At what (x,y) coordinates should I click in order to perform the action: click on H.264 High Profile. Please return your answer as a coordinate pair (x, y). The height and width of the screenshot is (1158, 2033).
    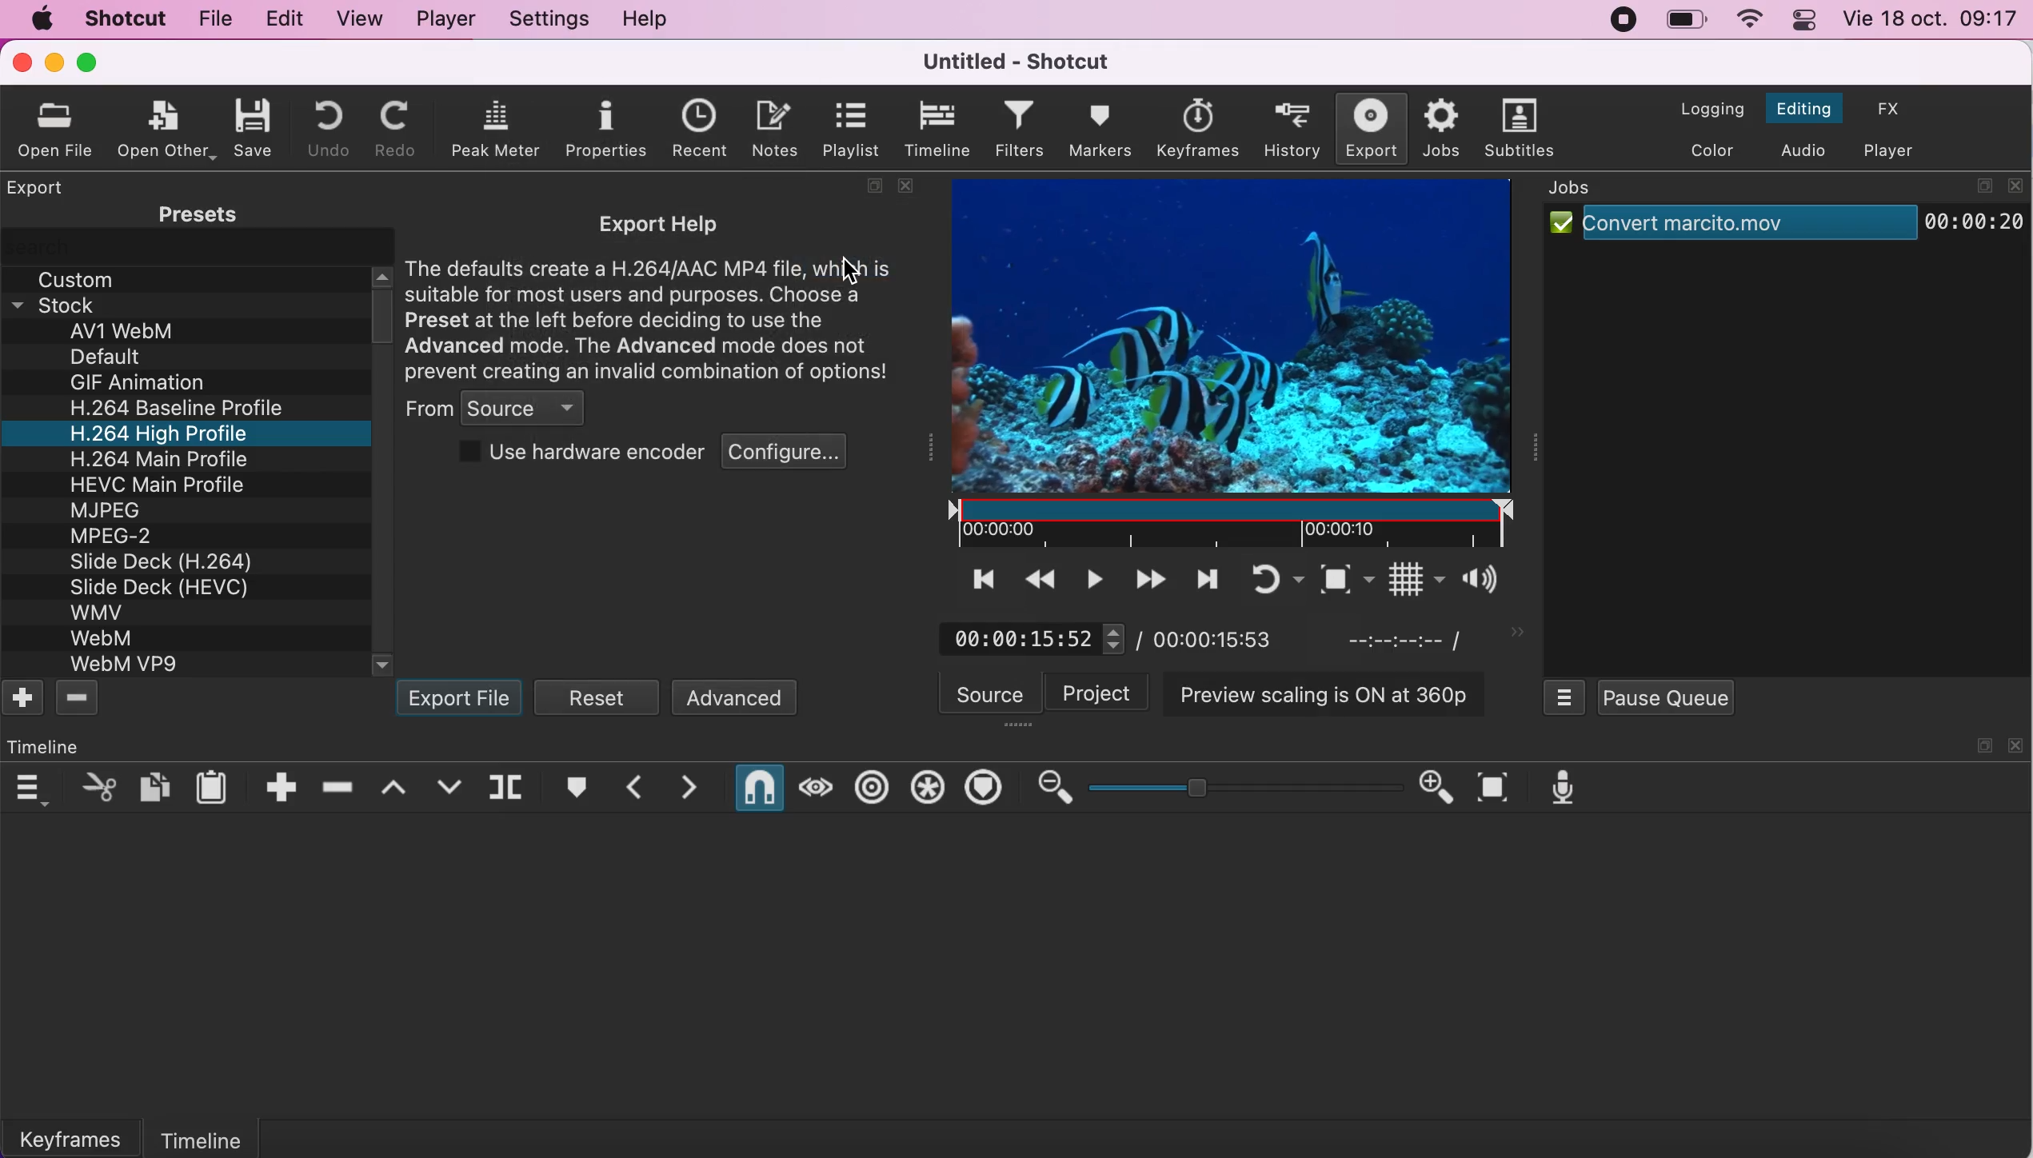
    Looking at the image, I should click on (178, 433).